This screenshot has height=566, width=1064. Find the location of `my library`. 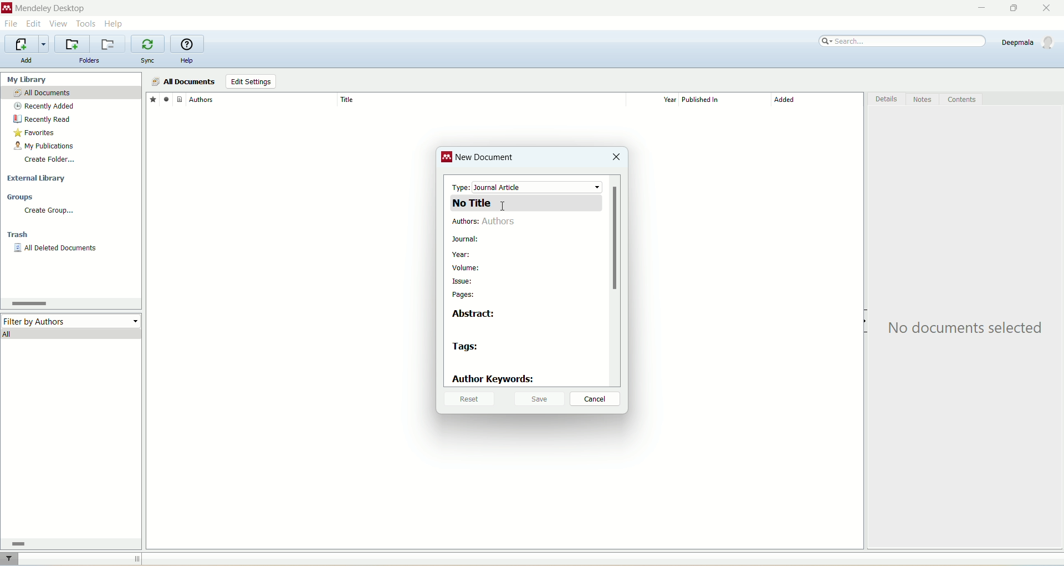

my library is located at coordinates (28, 79).